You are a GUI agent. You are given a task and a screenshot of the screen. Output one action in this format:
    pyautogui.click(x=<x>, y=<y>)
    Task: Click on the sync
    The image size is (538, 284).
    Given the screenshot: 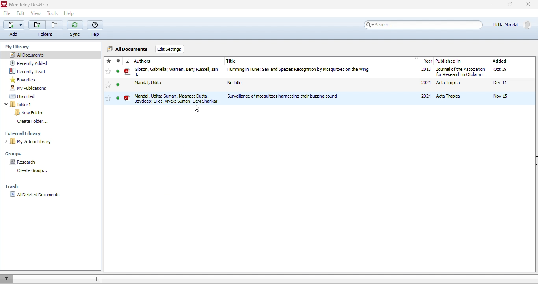 What is the action you would take?
    pyautogui.click(x=76, y=29)
    